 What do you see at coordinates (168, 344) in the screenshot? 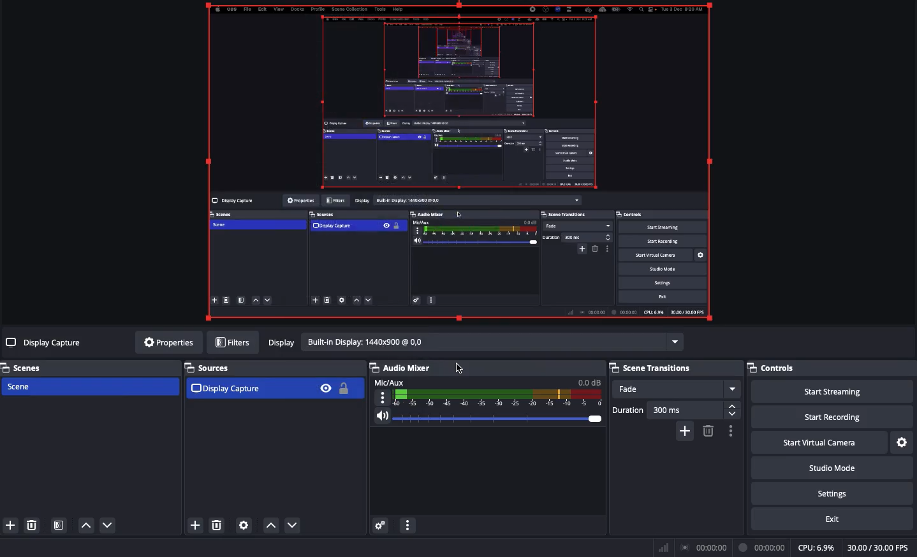
I see `Properties` at bounding box center [168, 344].